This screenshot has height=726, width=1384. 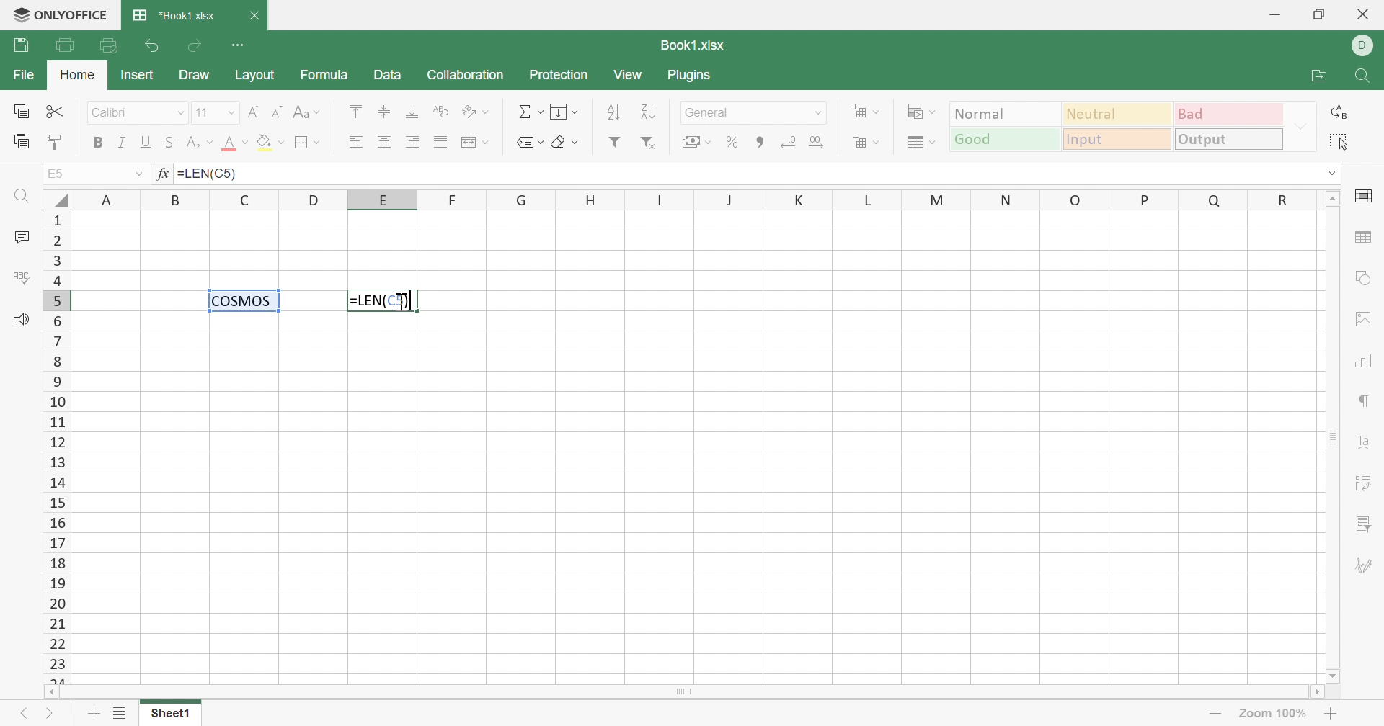 I want to click on Font size, so click(x=207, y=111).